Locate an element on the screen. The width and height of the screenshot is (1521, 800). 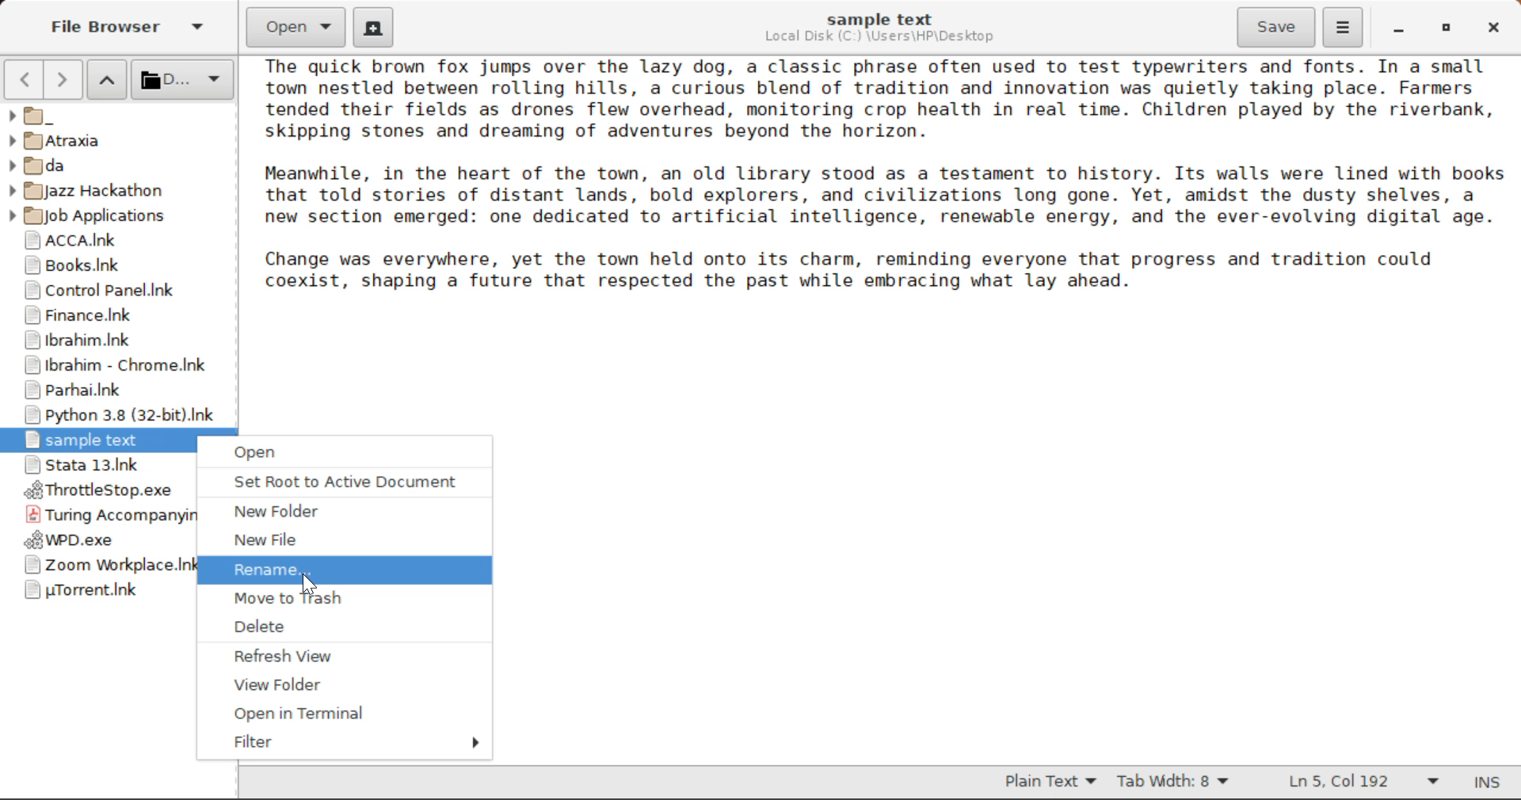
Parhai Folder Shortcut Link is located at coordinates (114, 391).